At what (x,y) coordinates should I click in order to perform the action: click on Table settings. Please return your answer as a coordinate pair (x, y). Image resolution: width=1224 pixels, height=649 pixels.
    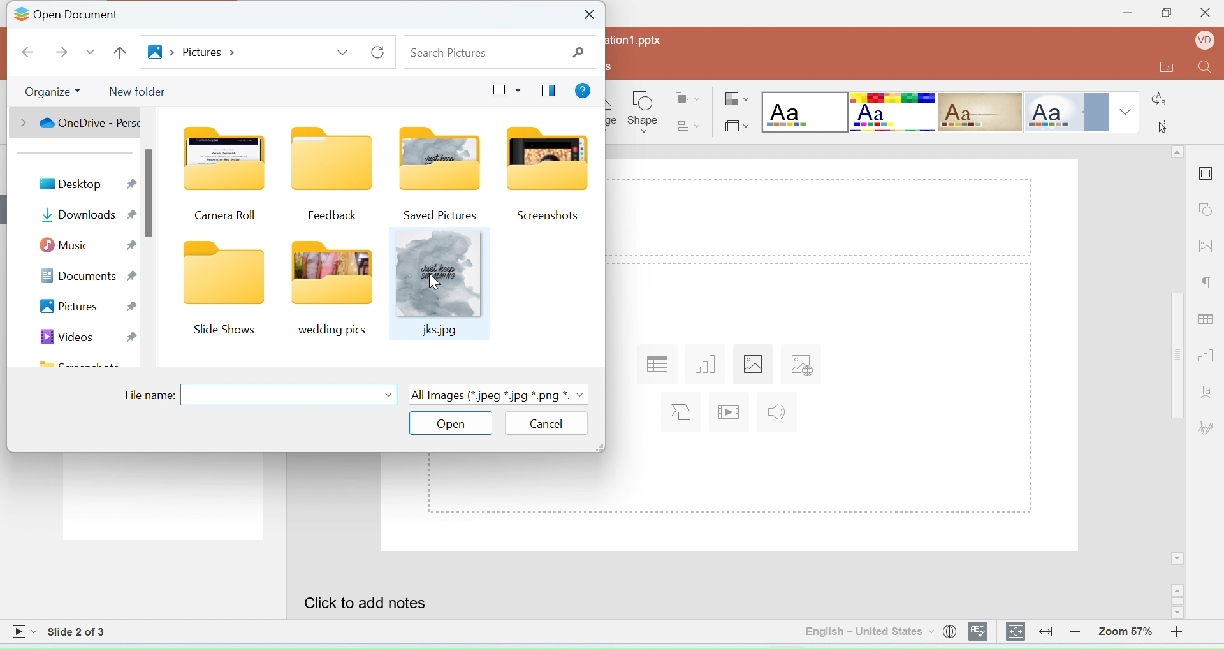
    Looking at the image, I should click on (1208, 316).